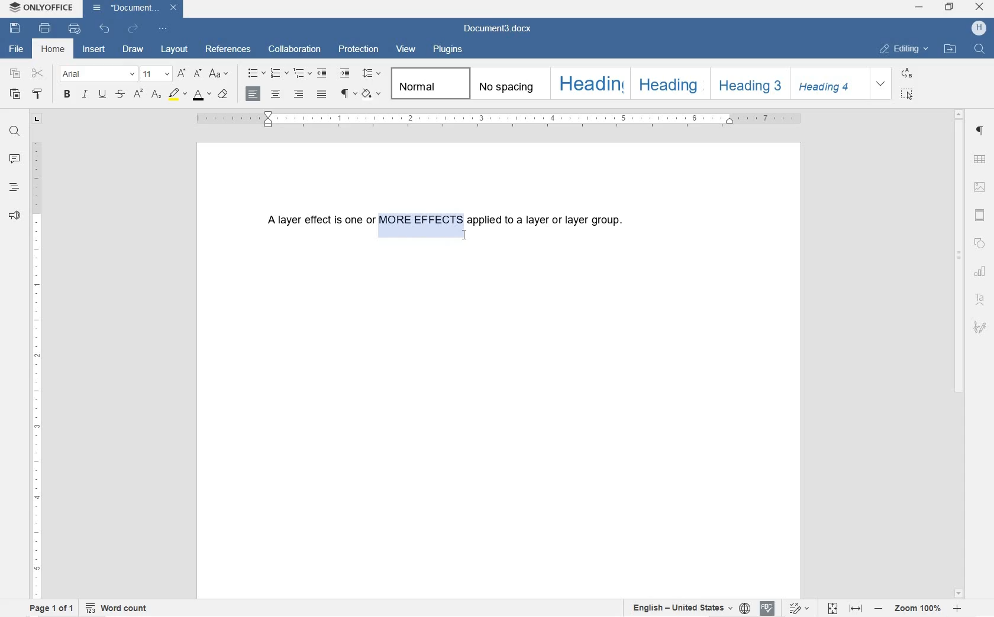  I want to click on document3.docx, so click(500, 29).